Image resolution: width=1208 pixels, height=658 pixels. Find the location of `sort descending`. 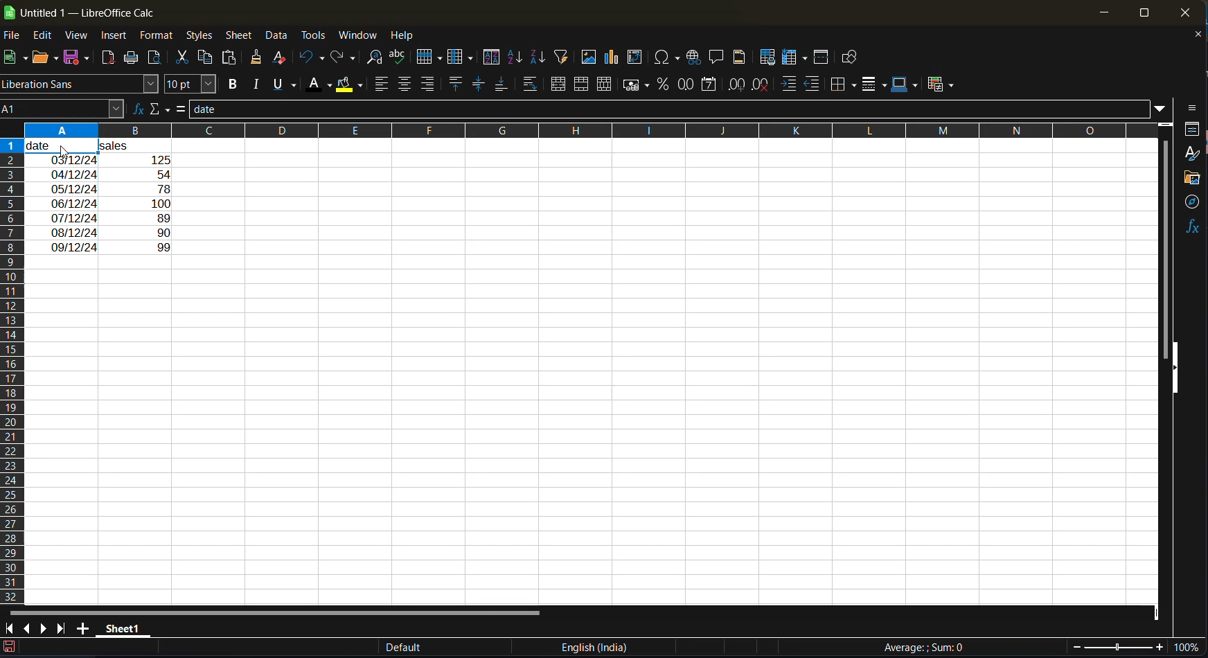

sort descending is located at coordinates (537, 57).